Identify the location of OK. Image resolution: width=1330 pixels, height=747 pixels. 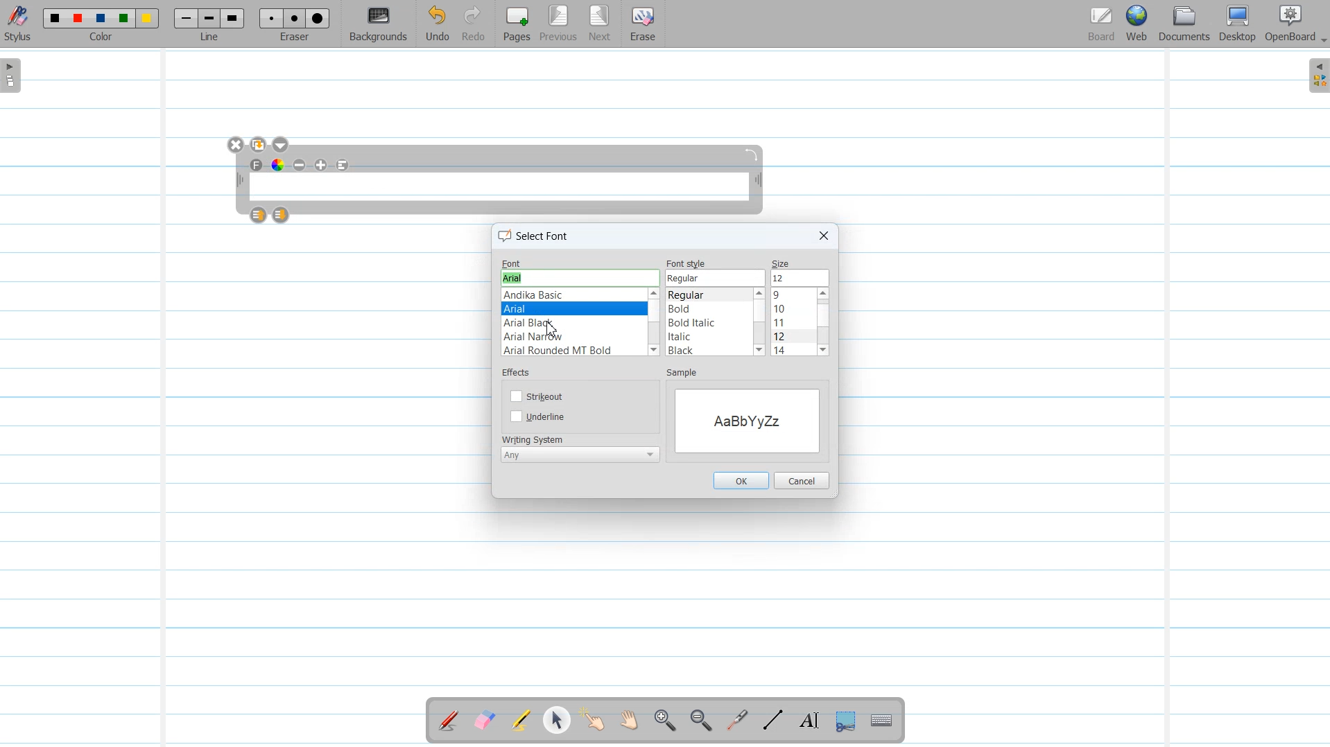
(741, 480).